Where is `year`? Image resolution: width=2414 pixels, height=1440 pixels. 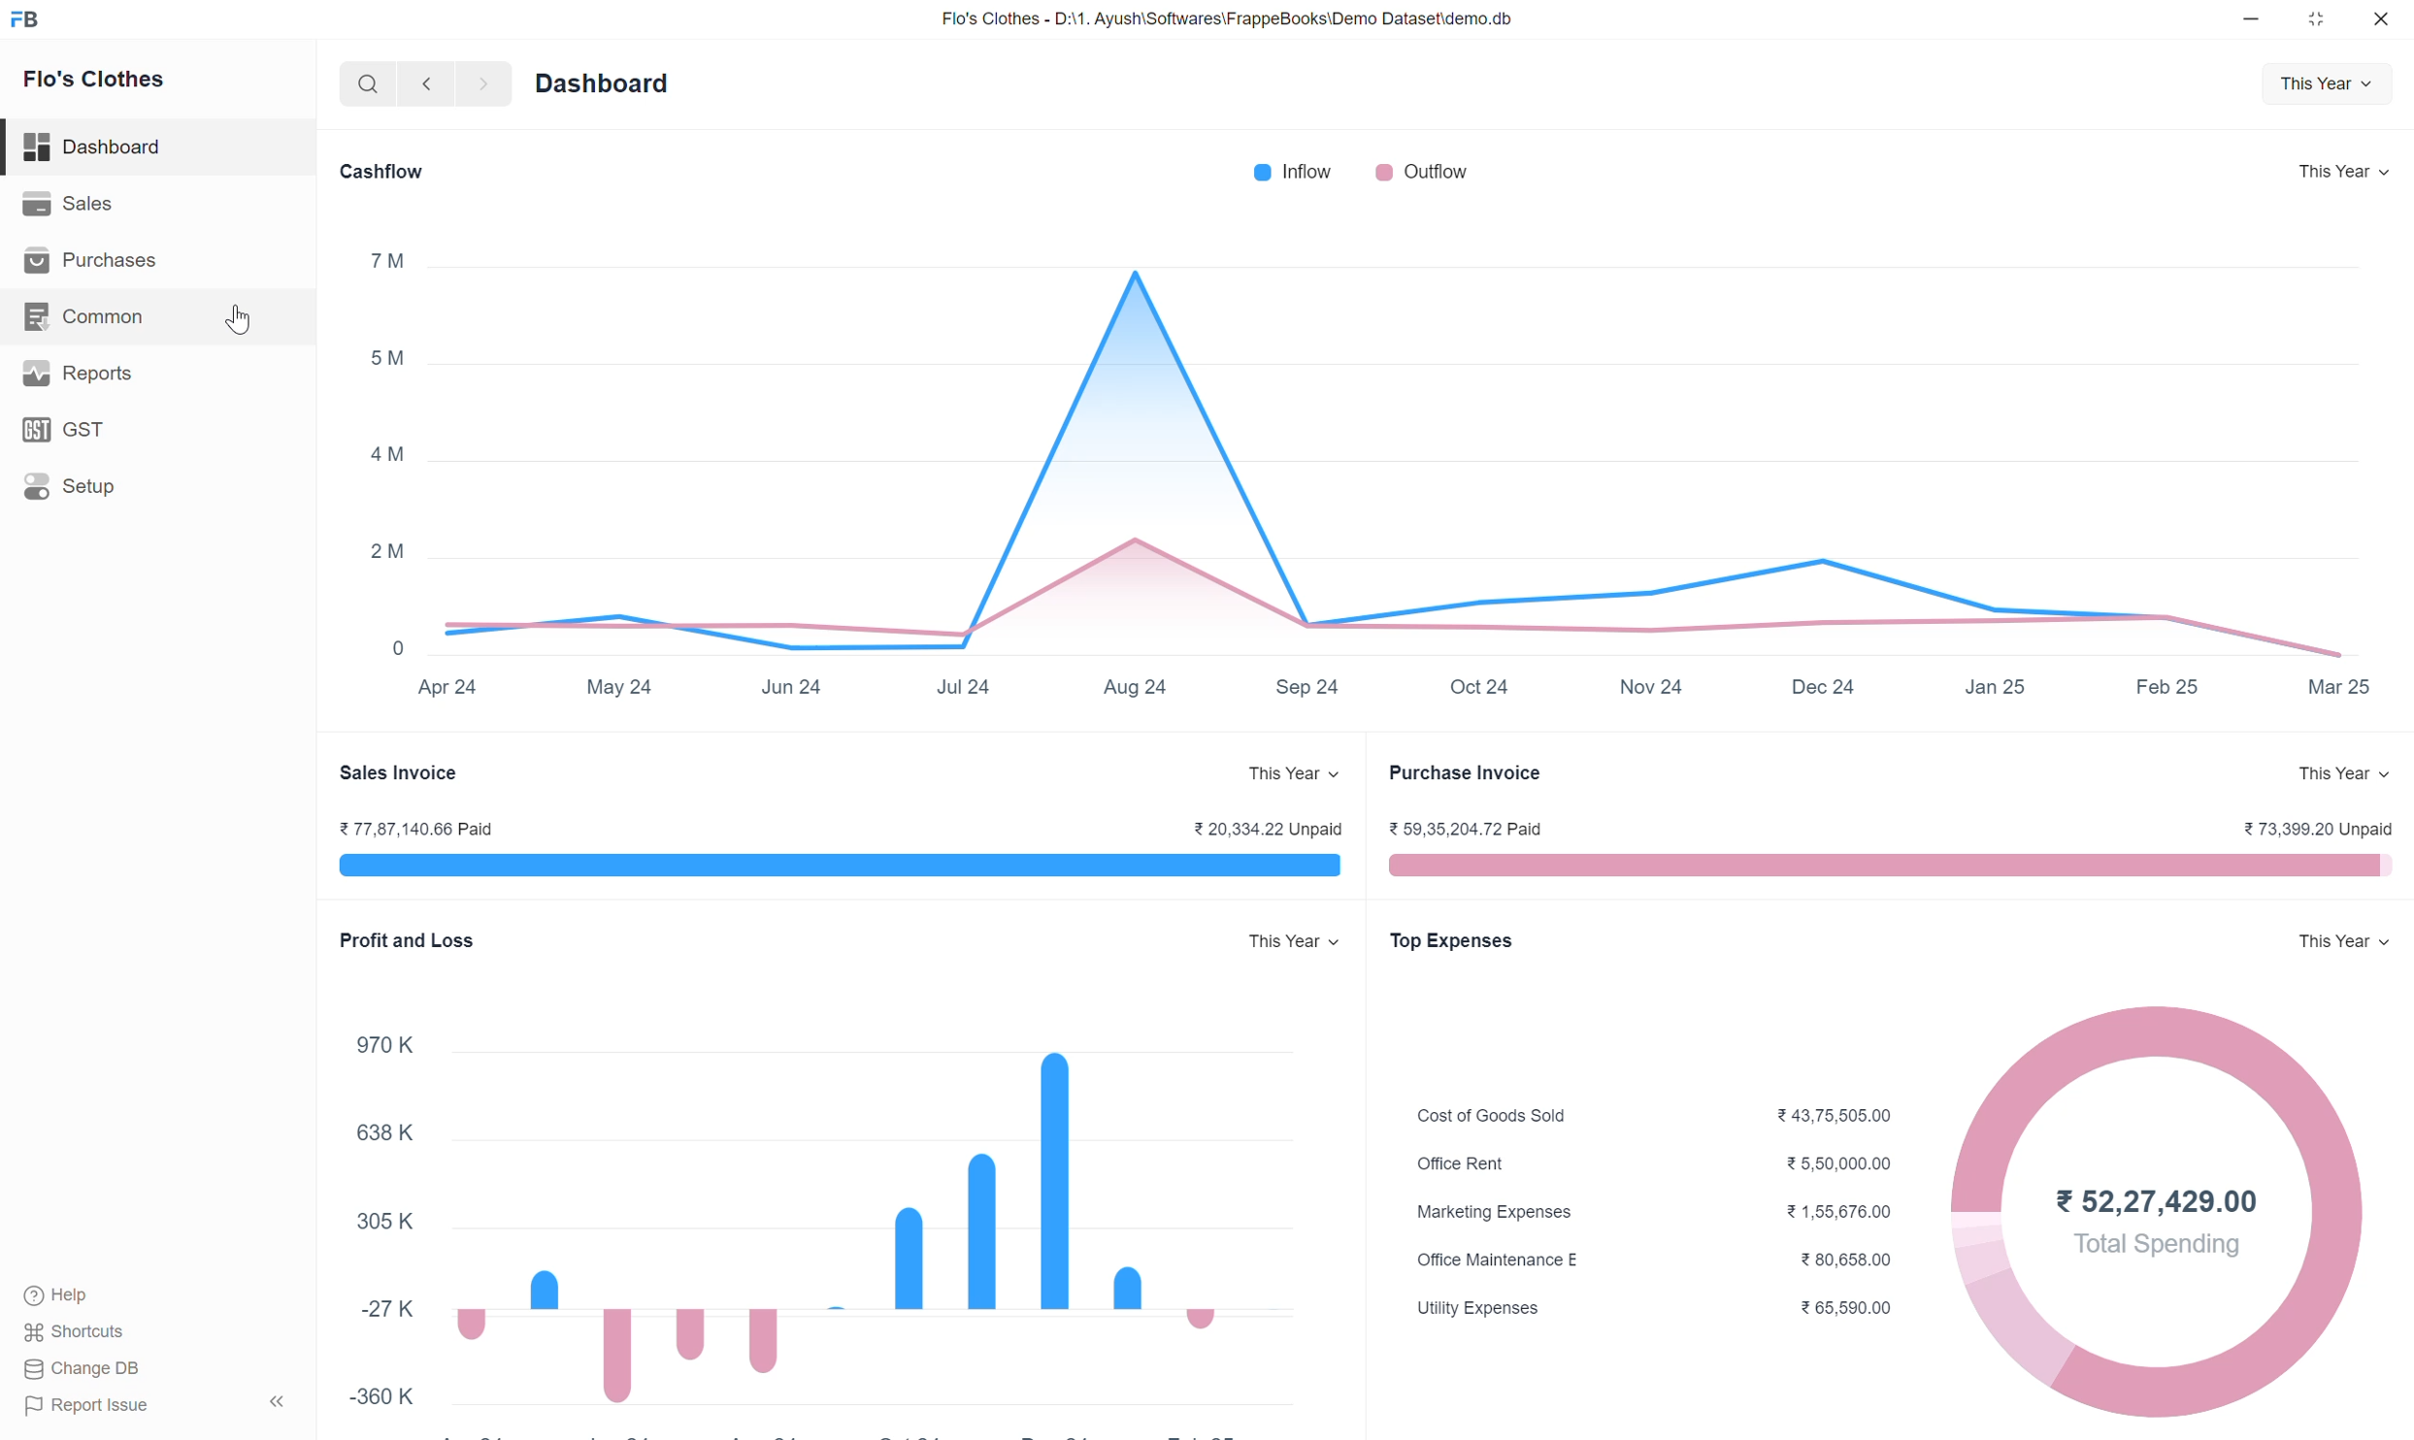
year is located at coordinates (2343, 941).